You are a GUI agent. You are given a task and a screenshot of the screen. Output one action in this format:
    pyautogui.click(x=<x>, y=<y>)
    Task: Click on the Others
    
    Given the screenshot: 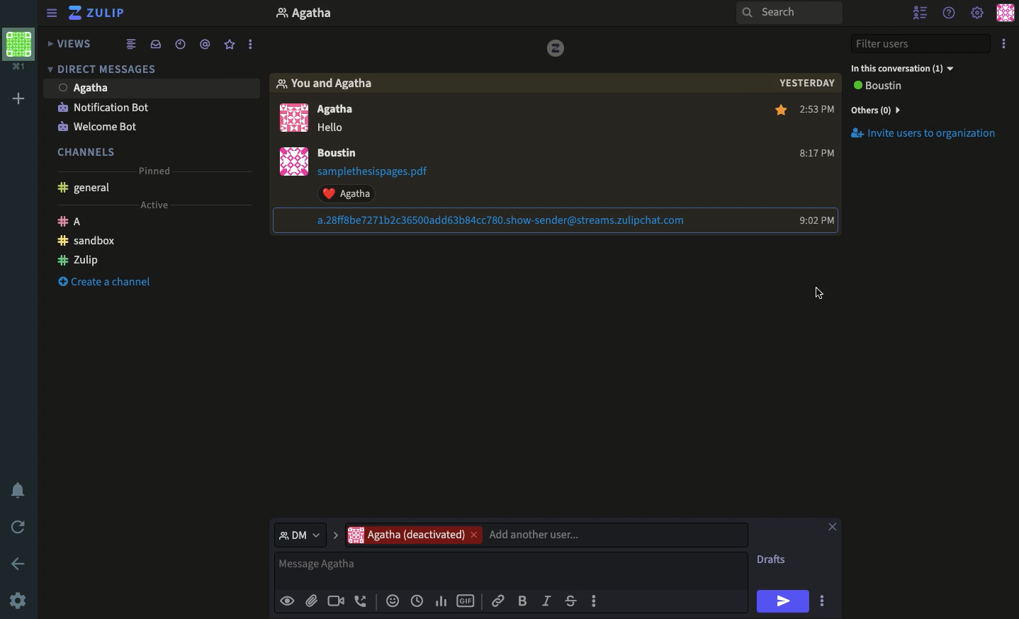 What is the action you would take?
    pyautogui.click(x=884, y=110)
    